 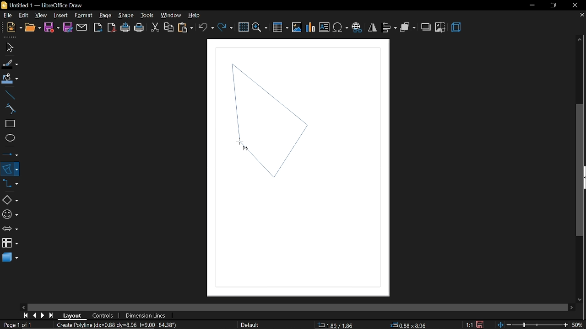 What do you see at coordinates (532, 5) in the screenshot?
I see `minimize` at bounding box center [532, 5].